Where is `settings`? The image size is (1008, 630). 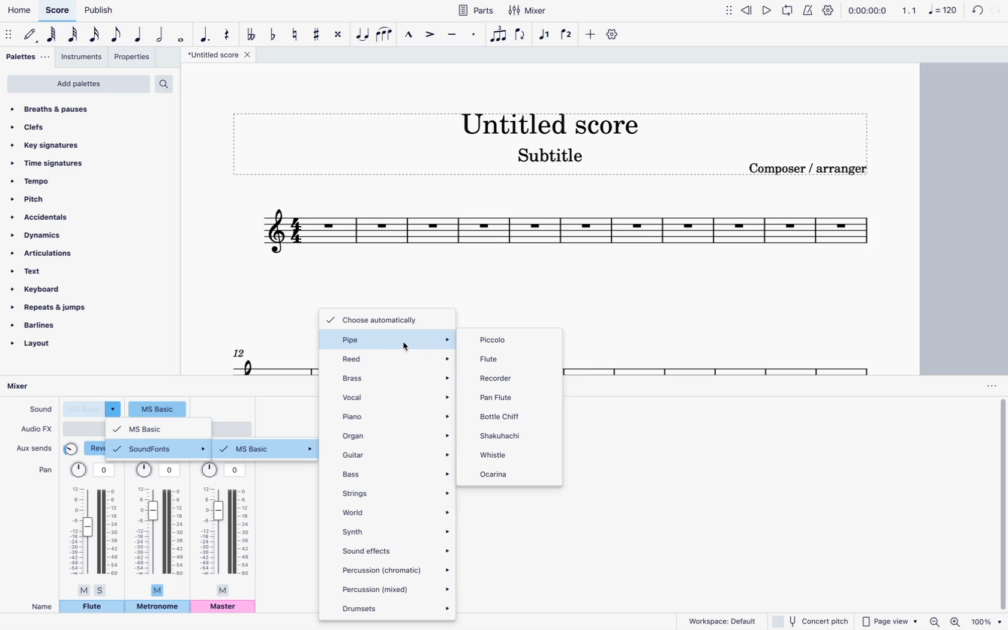 settings is located at coordinates (614, 34).